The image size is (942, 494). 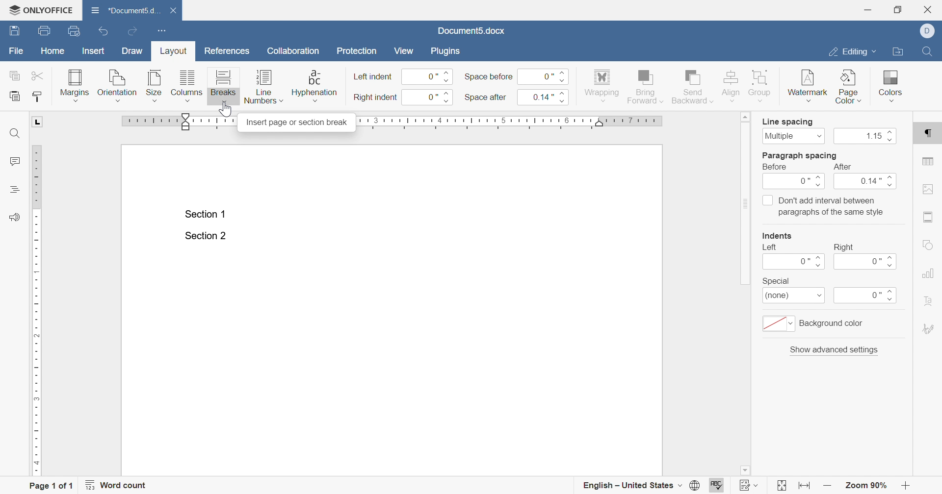 What do you see at coordinates (793, 136) in the screenshot?
I see `multiple` at bounding box center [793, 136].